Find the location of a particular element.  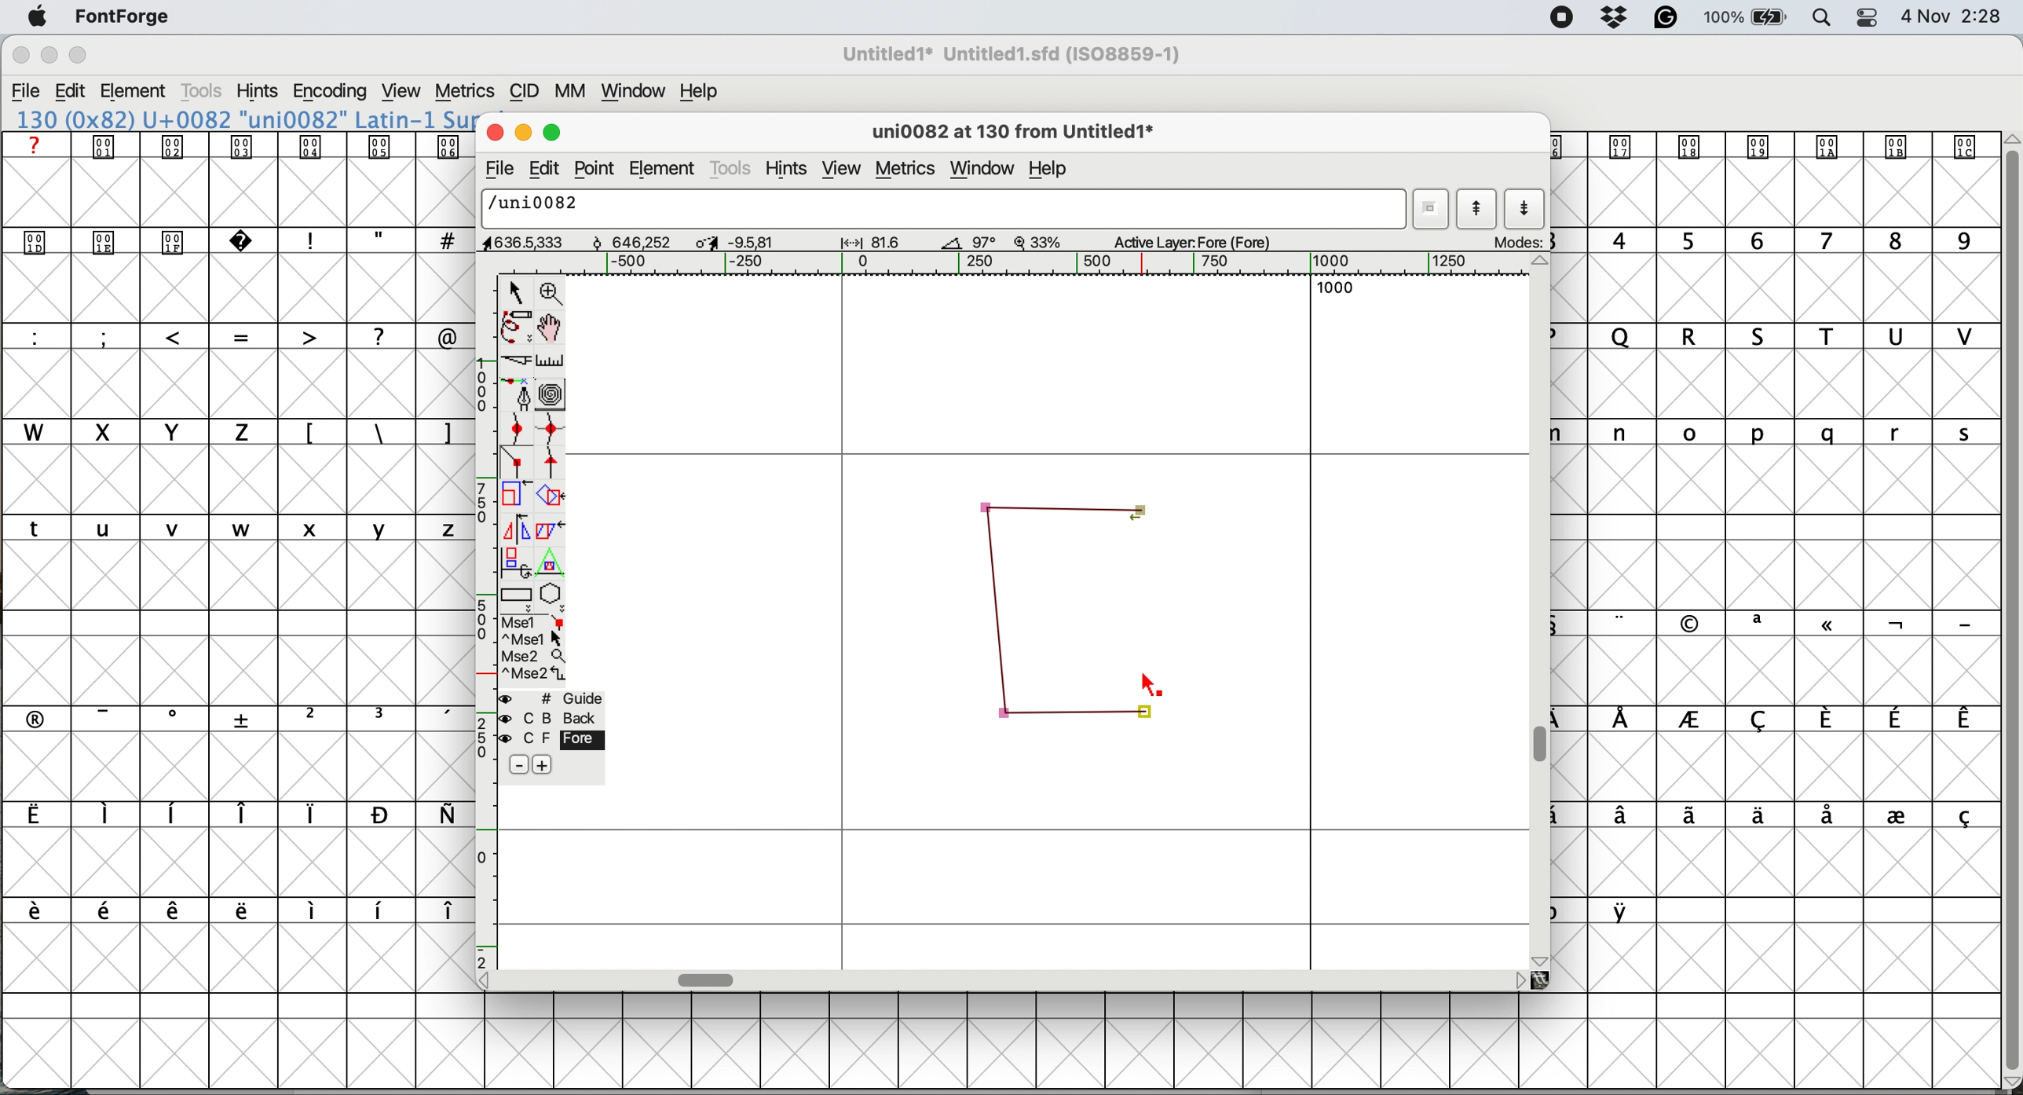

cursor is located at coordinates (1158, 687).